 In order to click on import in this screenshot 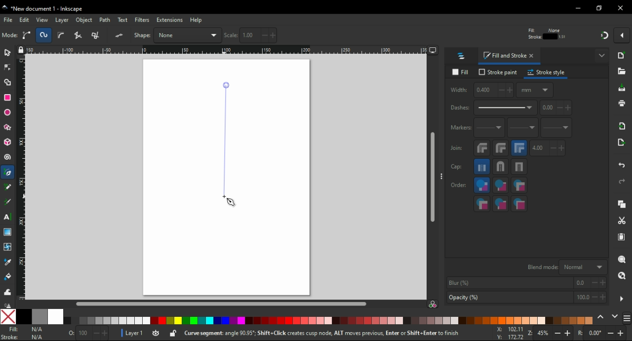, I will do `click(623, 126)`.